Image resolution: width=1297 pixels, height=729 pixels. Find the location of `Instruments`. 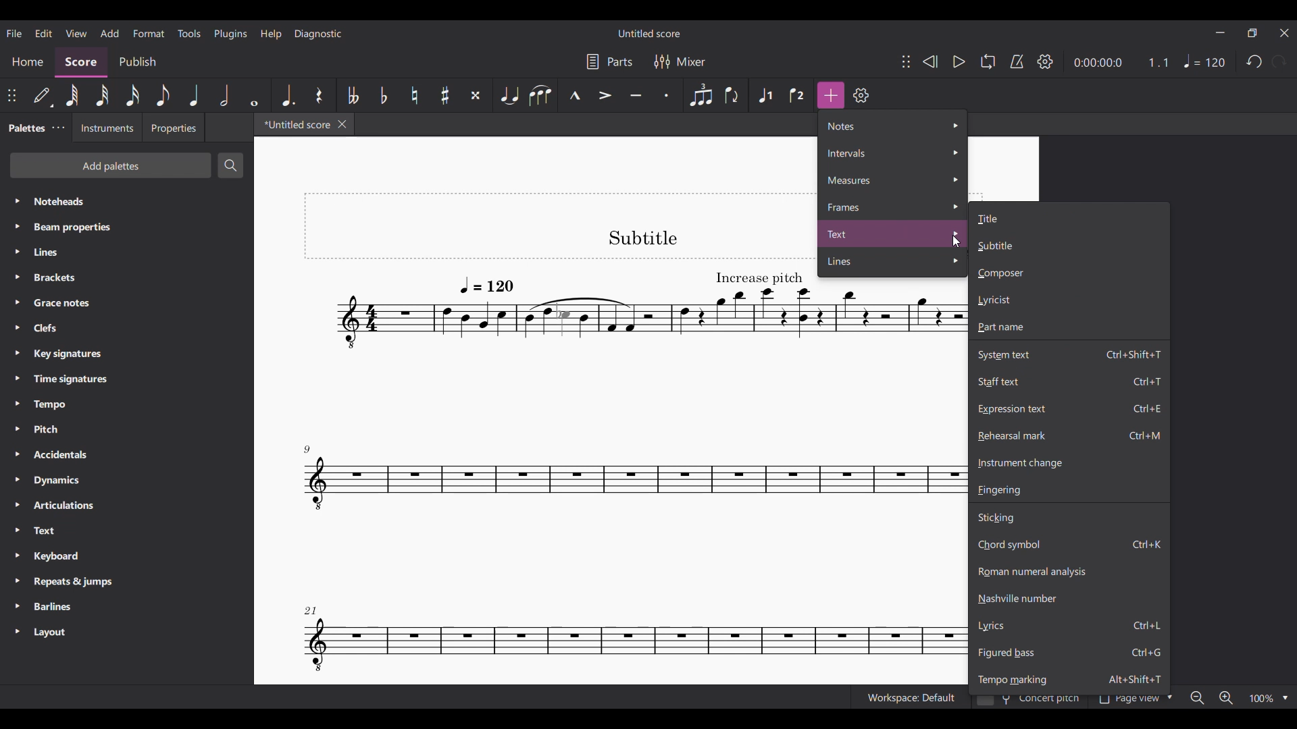

Instruments is located at coordinates (106, 128).